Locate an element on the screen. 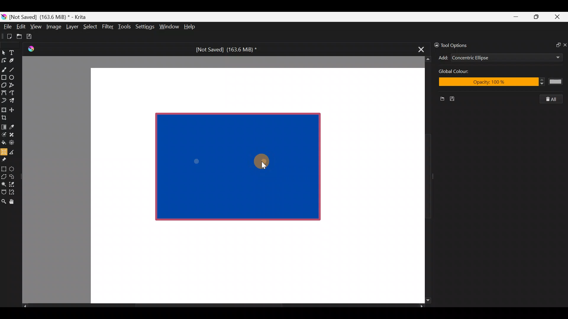 The height and width of the screenshot is (319, 568). Bezier curve selection tool is located at coordinates (4, 191).